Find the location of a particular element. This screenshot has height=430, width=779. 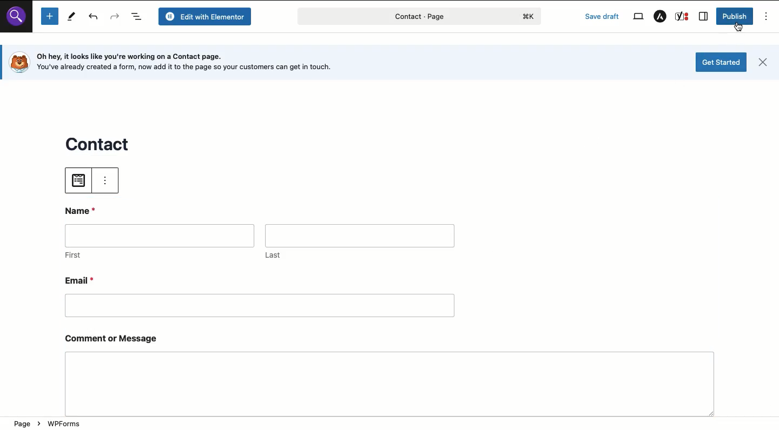

cursor is located at coordinates (738, 24).